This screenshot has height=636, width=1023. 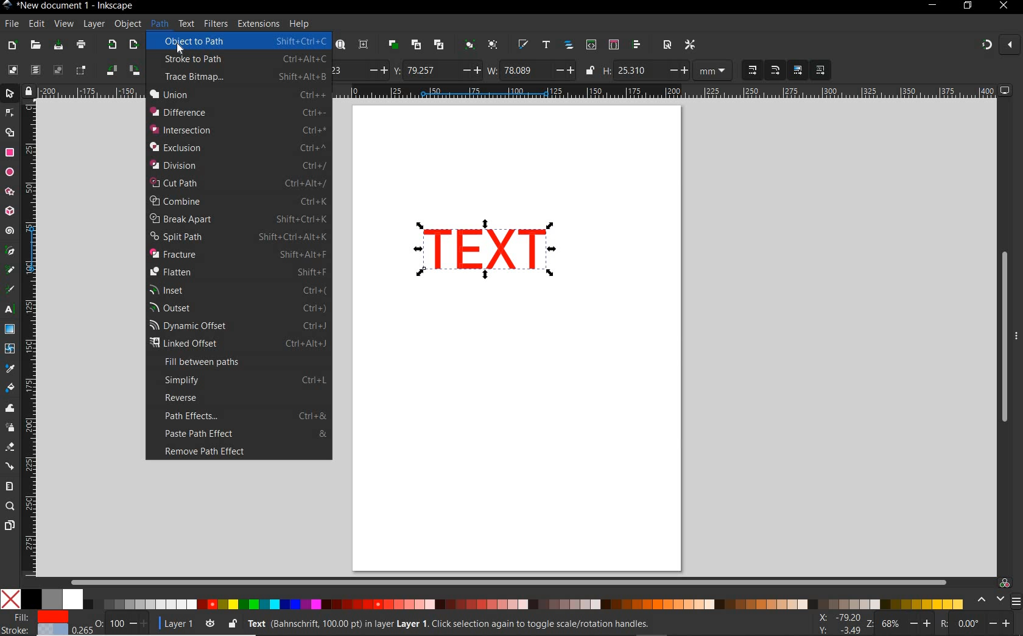 I want to click on VIEW, so click(x=63, y=24).